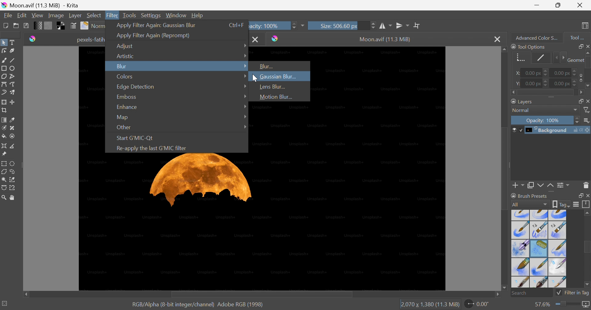 This screenshot has width=591, height=310. Describe the element at coordinates (13, 84) in the screenshot. I see `Freehand path tool` at that location.